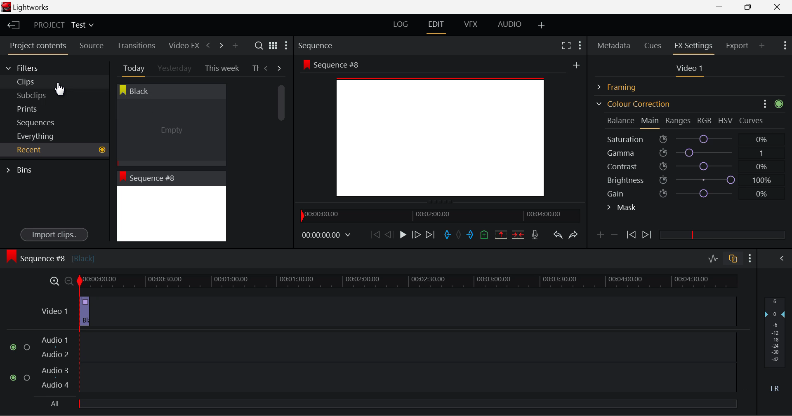  I want to click on Add Panel, so click(762, 45).